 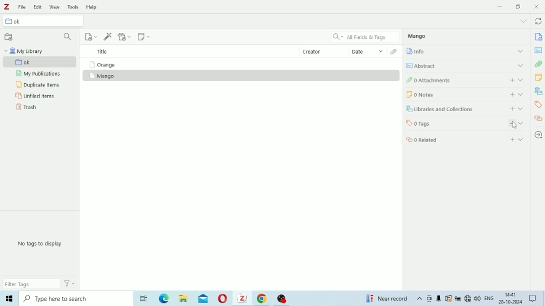 I want to click on Notes, so click(x=538, y=78).